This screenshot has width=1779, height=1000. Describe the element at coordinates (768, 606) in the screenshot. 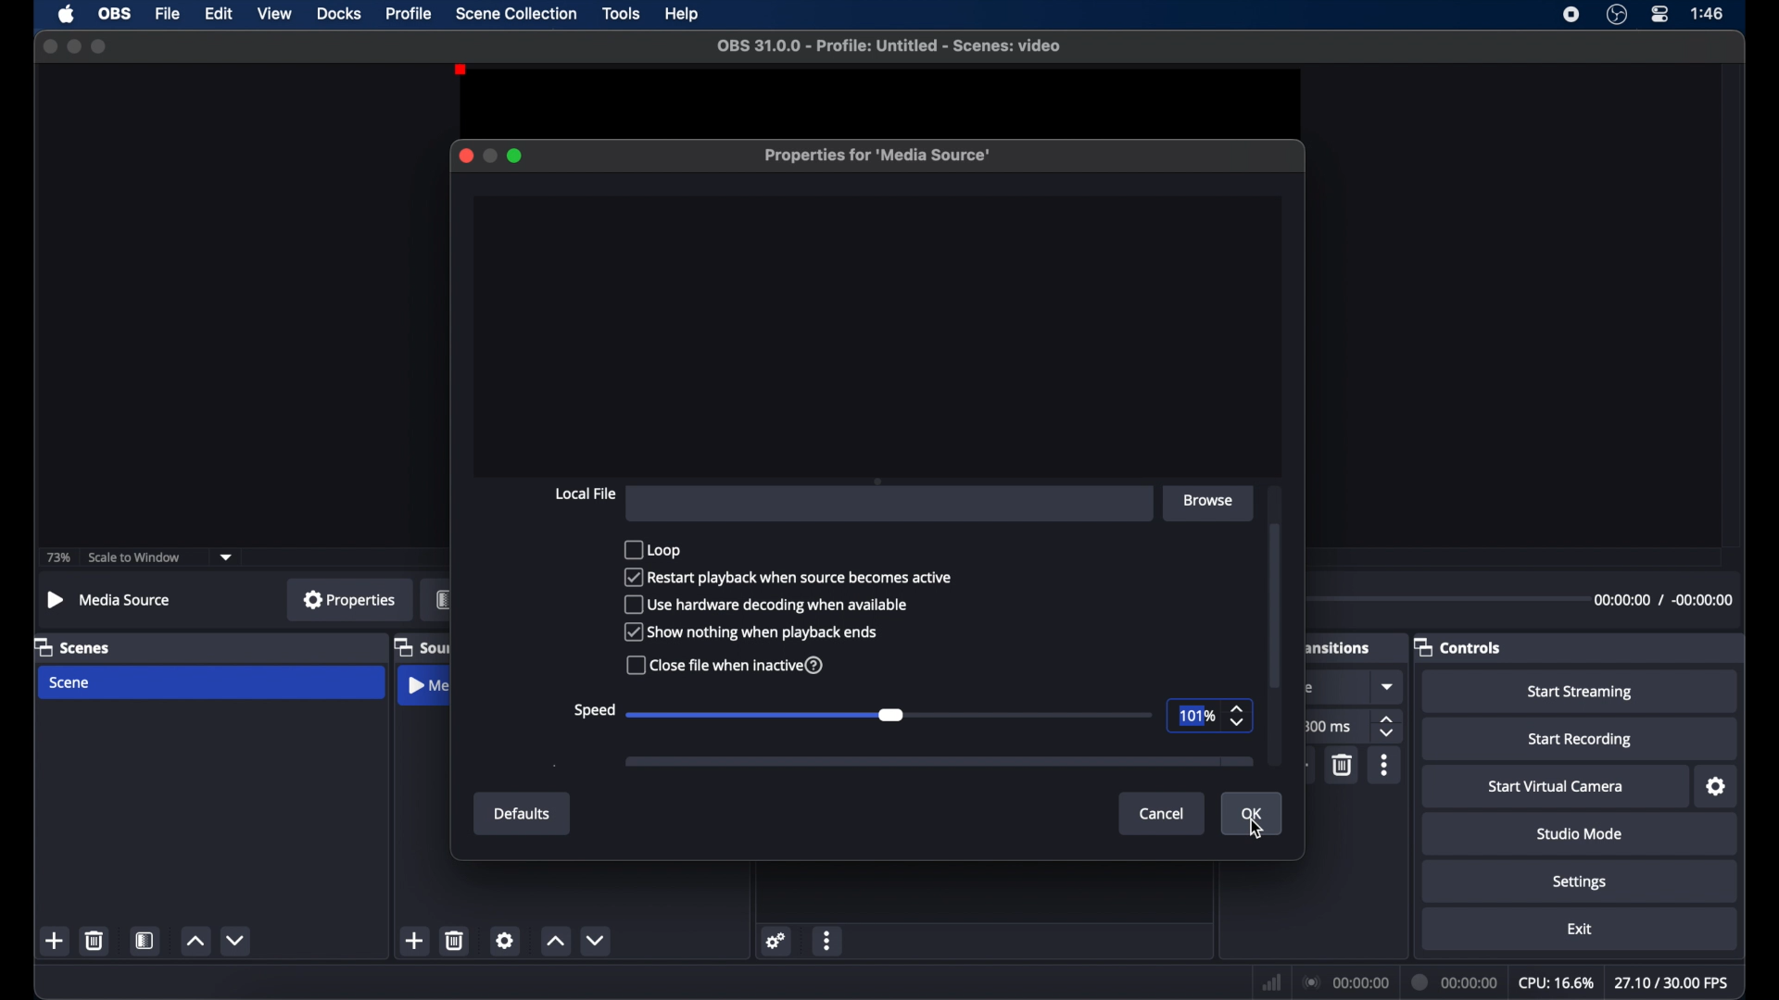

I see `use hardware decoding when available` at that location.